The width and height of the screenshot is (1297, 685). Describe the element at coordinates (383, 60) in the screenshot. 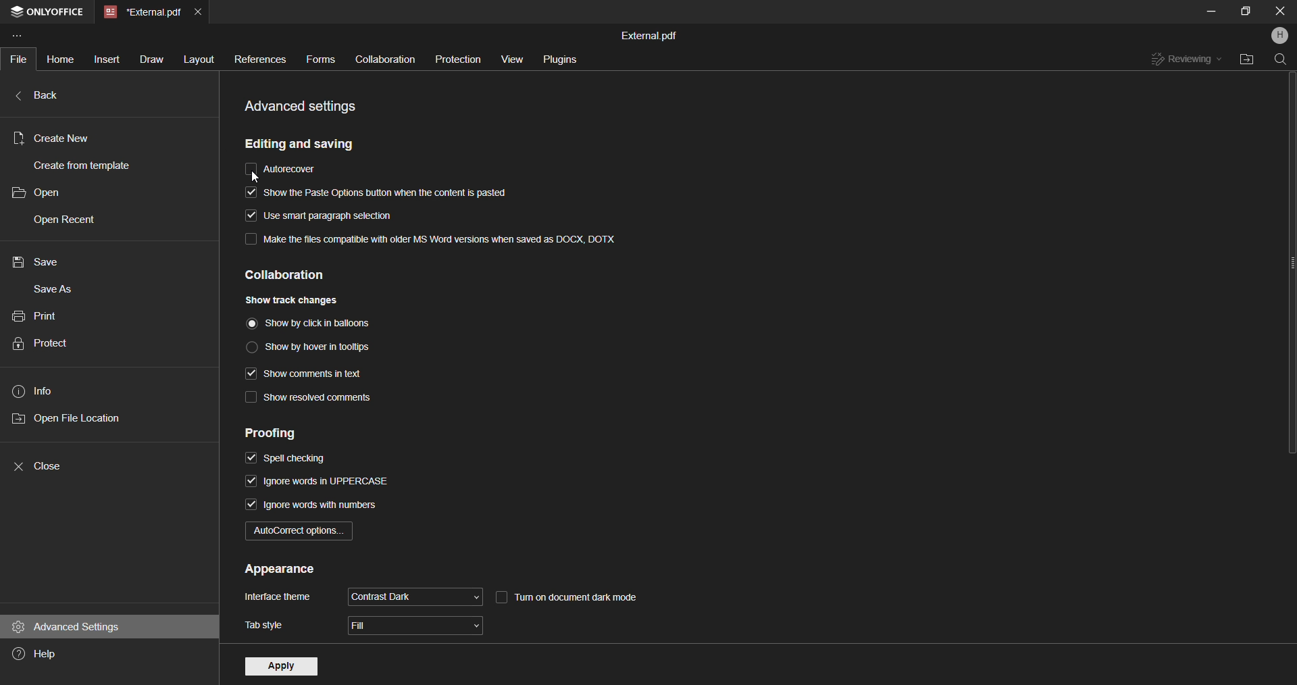

I see `Collaboration` at that location.